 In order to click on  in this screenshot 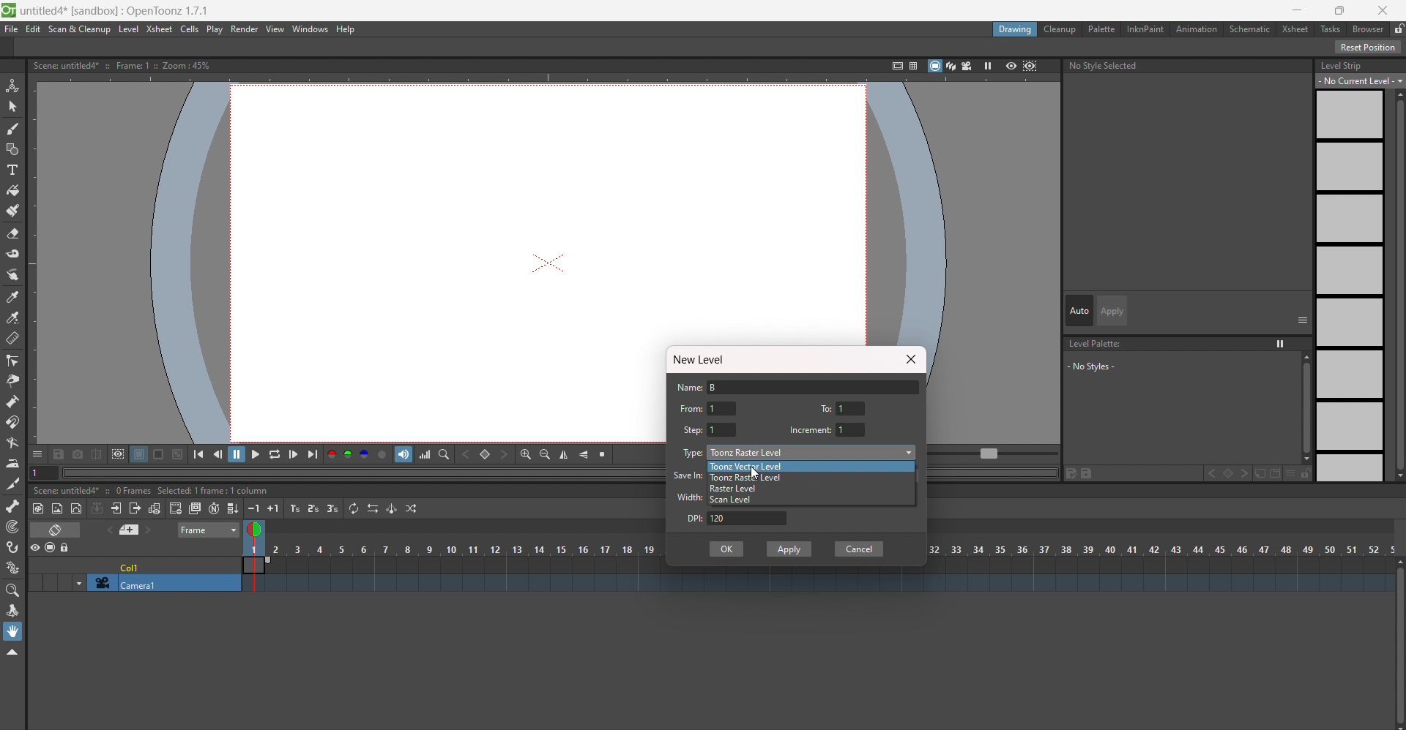, I will do `click(52, 546)`.